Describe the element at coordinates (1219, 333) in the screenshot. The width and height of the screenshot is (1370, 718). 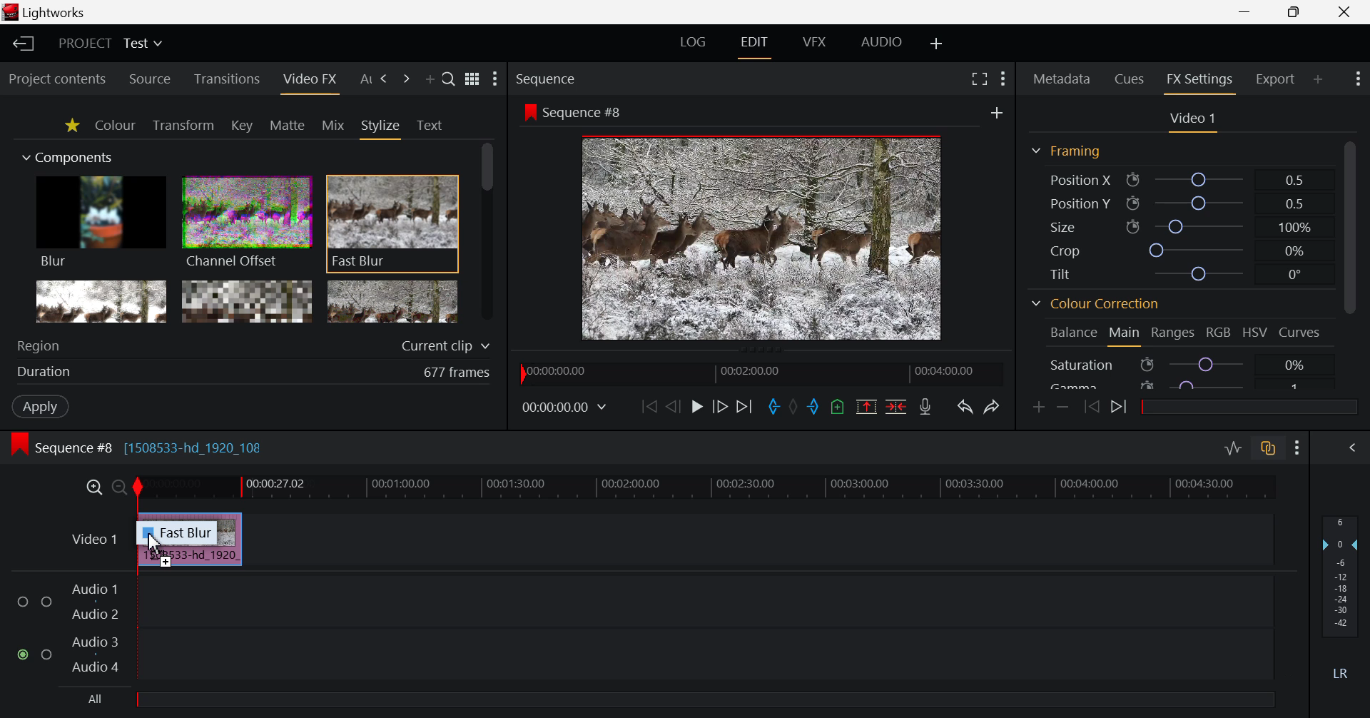
I see `RGB` at that location.